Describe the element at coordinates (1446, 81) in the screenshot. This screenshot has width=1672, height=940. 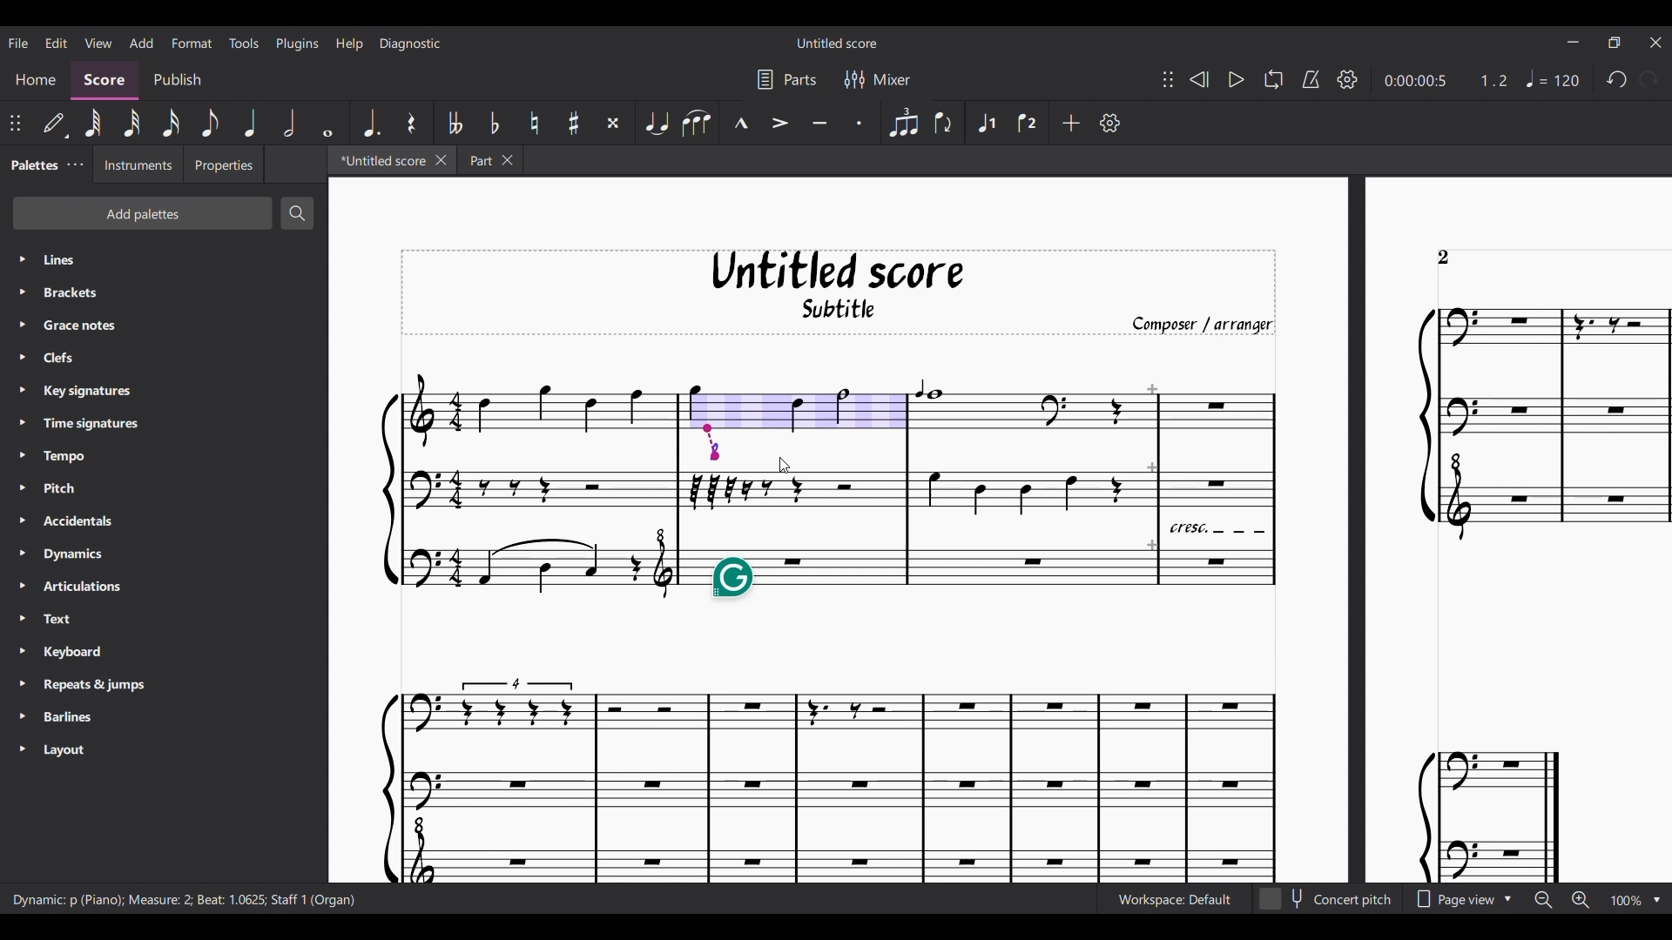
I see `Current duration and ratio changed` at that location.